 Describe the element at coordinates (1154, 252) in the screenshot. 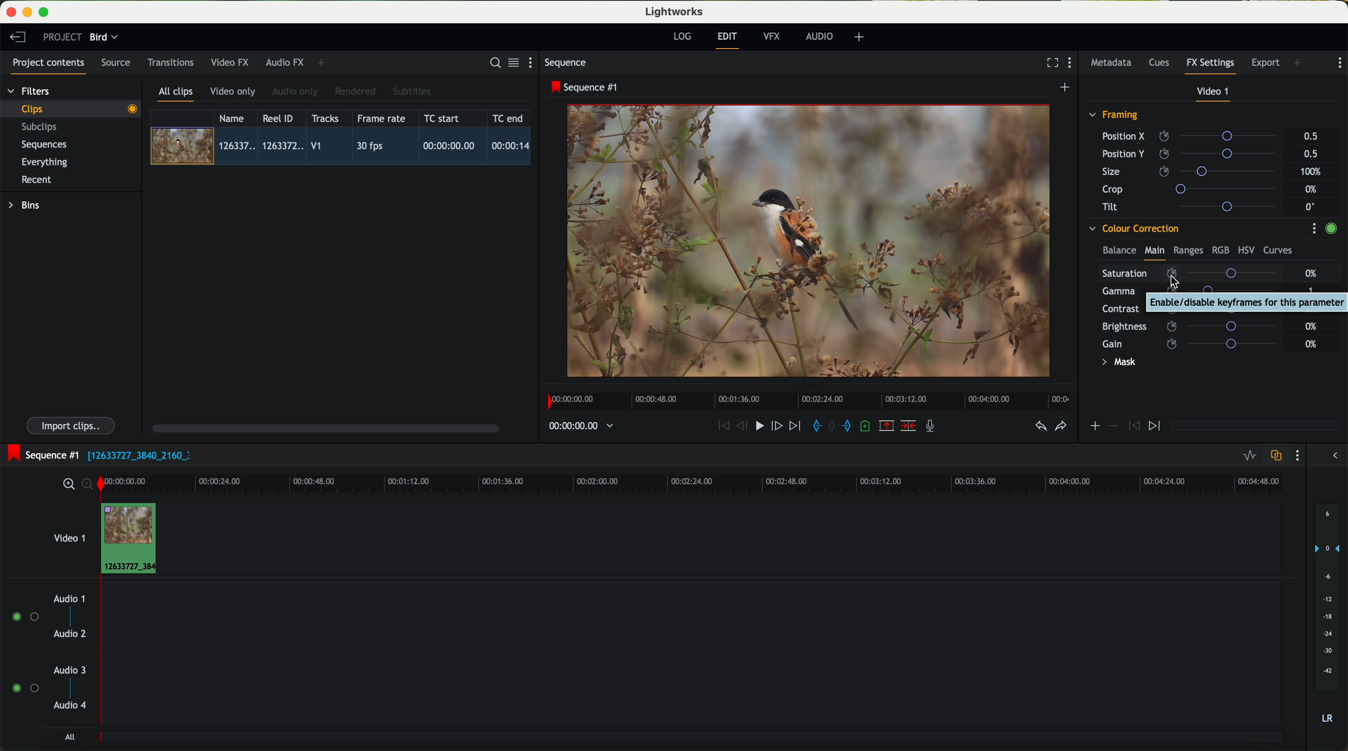

I see `main` at that location.